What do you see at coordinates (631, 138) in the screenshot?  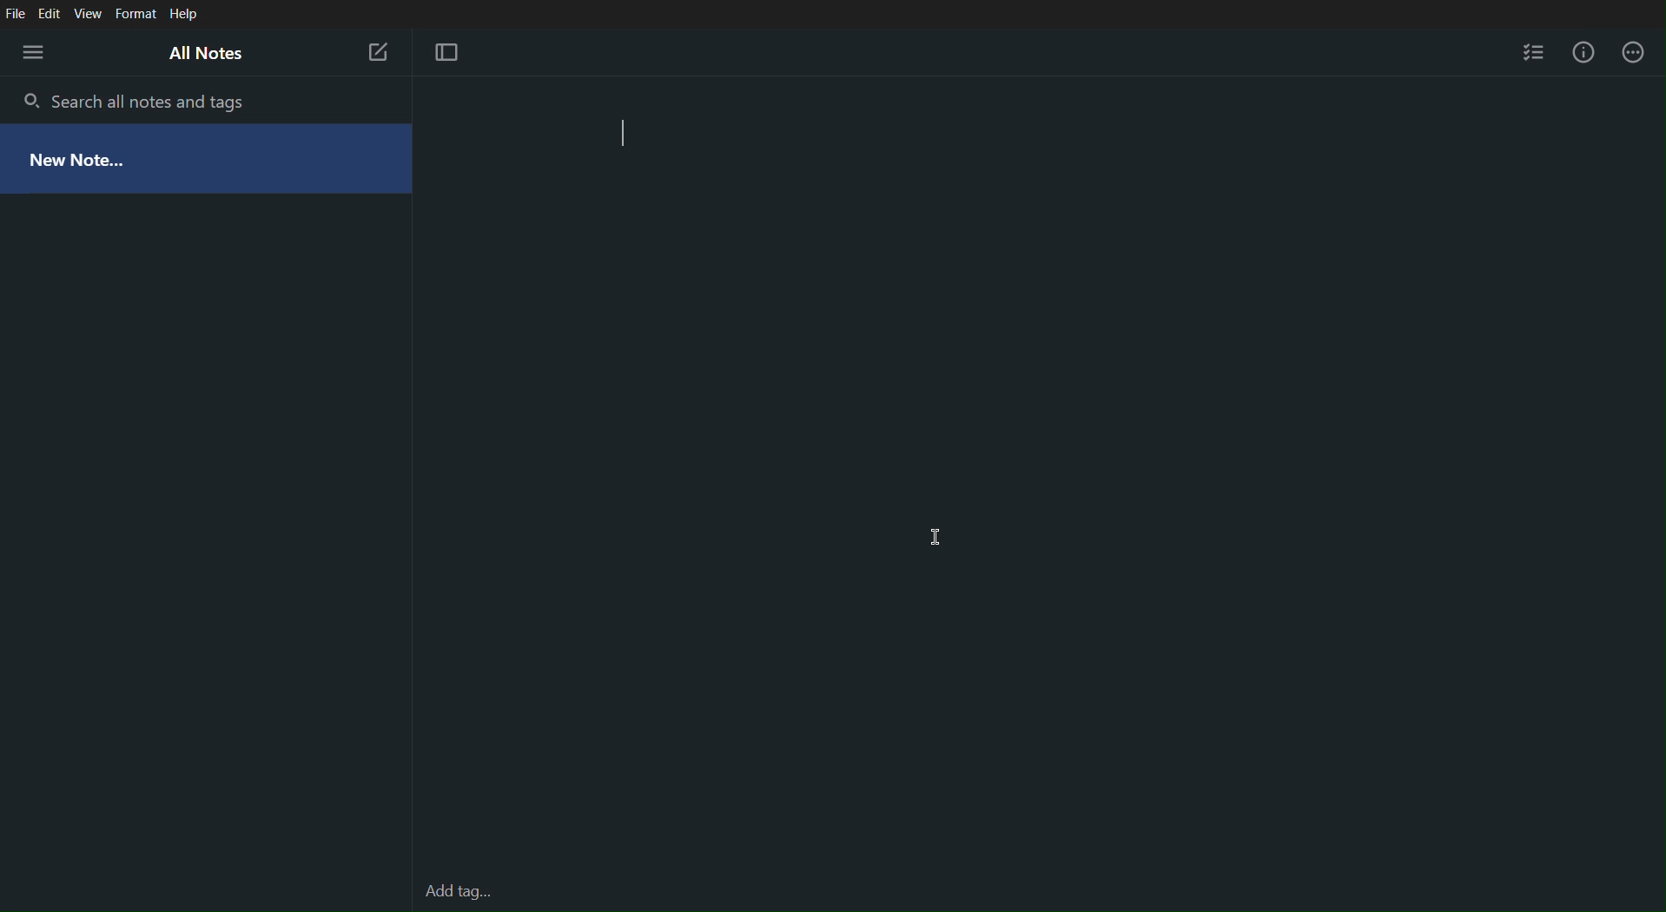 I see `typing cursor` at bounding box center [631, 138].